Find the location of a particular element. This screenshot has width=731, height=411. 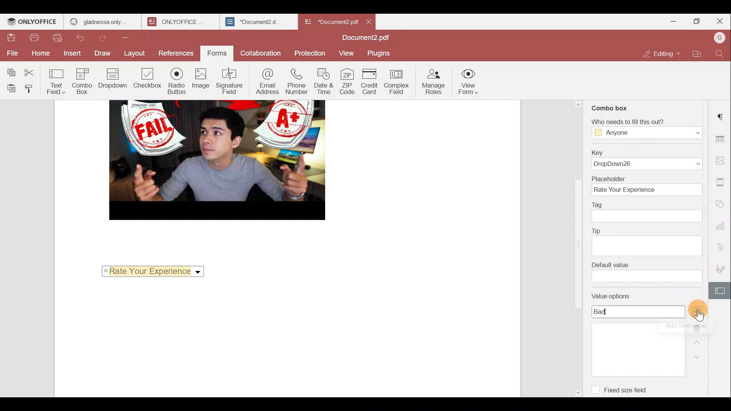

File is located at coordinates (11, 53).